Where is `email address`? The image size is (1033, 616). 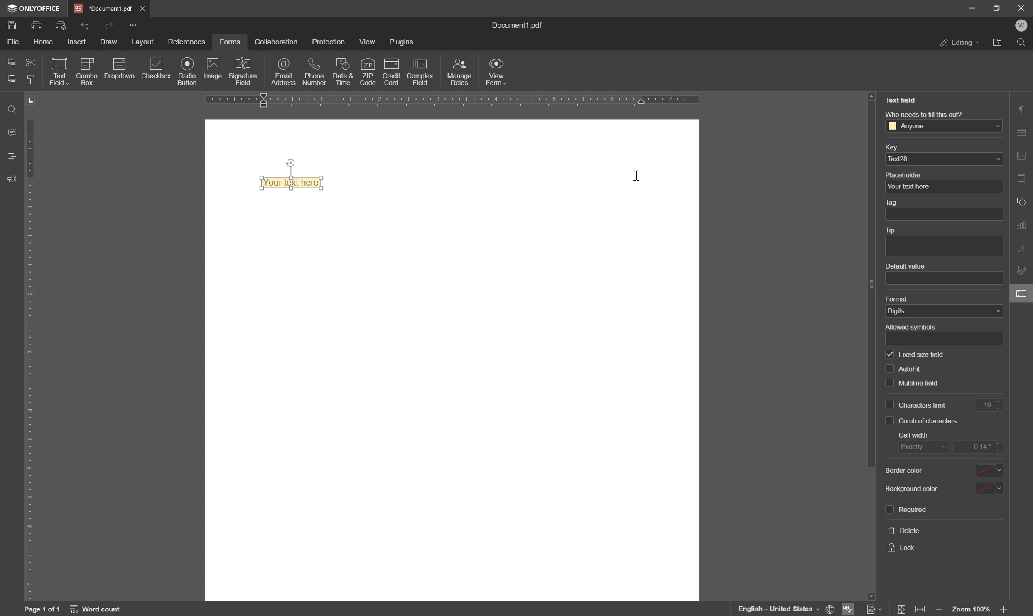
email address is located at coordinates (282, 72).